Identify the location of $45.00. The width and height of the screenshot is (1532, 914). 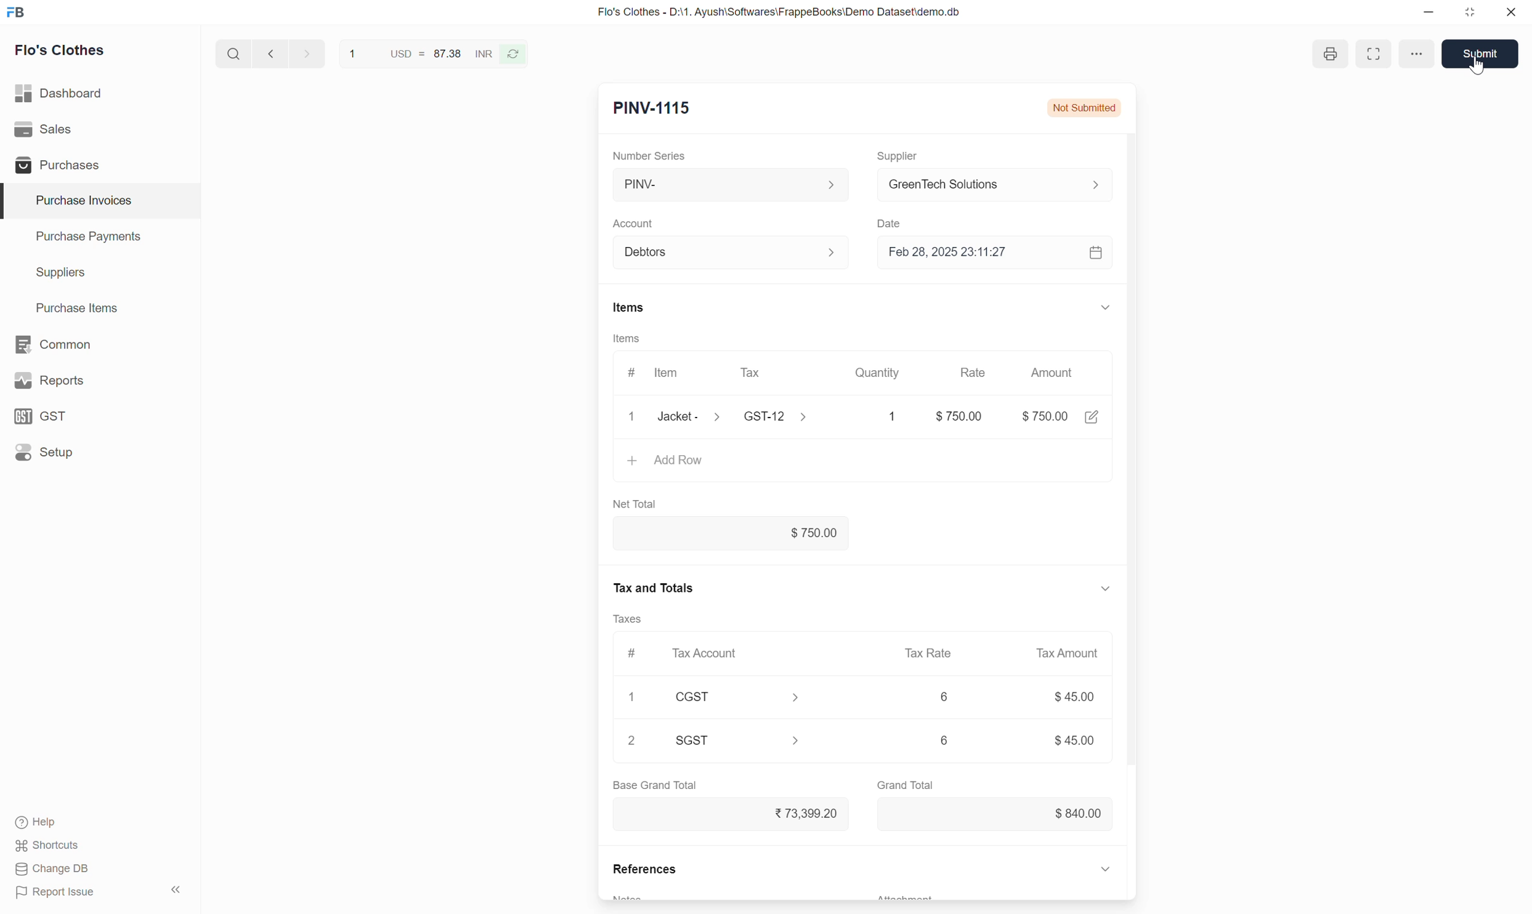
(1076, 740).